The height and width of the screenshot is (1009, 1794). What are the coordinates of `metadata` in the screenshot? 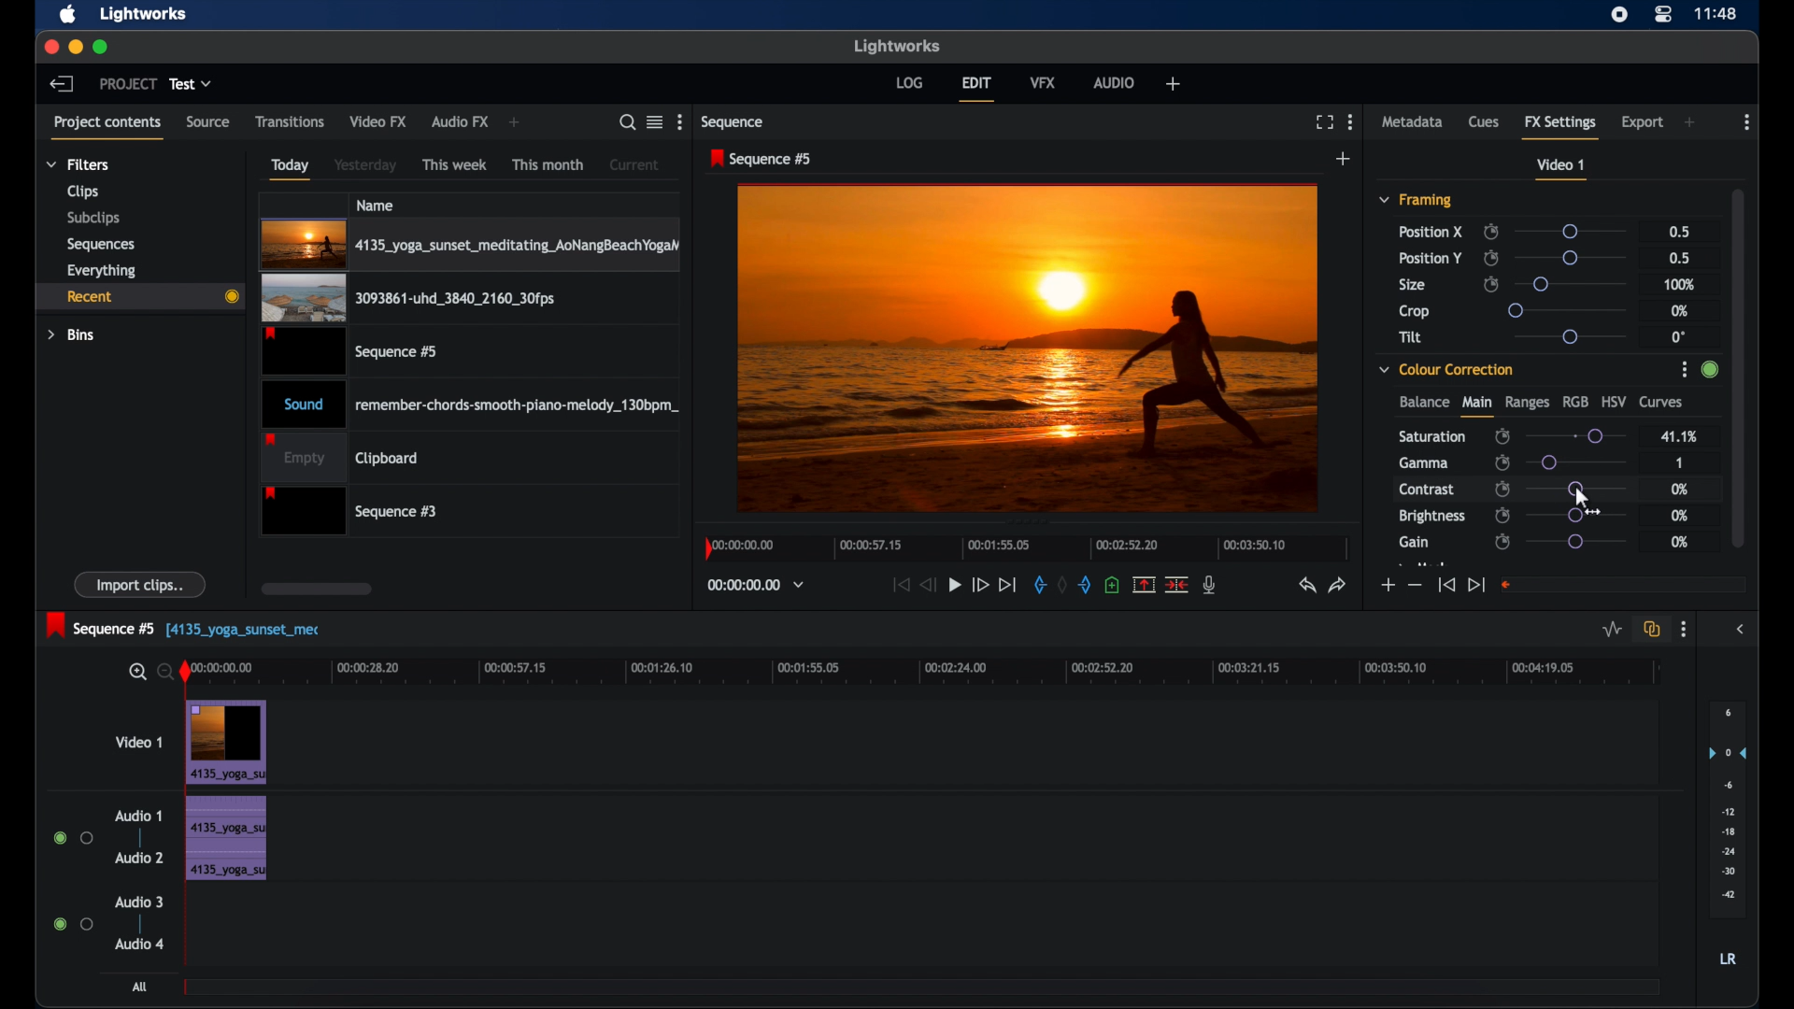 It's located at (1413, 122).